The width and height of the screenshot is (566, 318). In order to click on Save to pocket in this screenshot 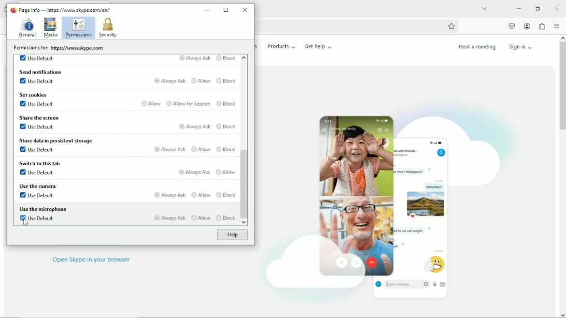, I will do `click(511, 26)`.